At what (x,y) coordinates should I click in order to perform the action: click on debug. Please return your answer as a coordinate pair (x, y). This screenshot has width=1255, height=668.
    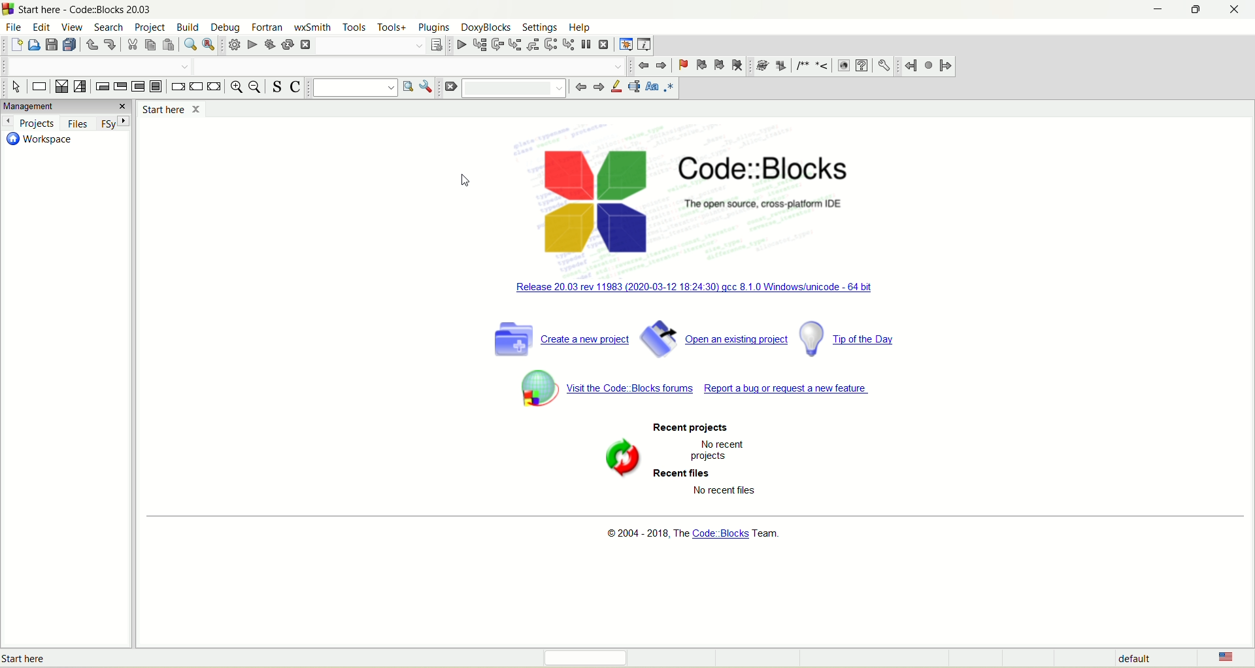
    Looking at the image, I should click on (460, 45).